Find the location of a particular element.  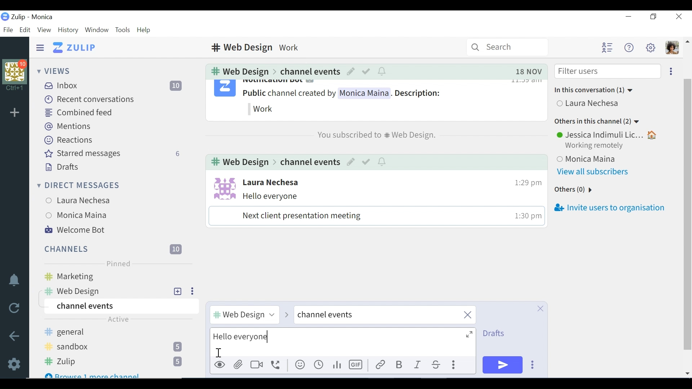

Ellipsis is located at coordinates (191, 291).